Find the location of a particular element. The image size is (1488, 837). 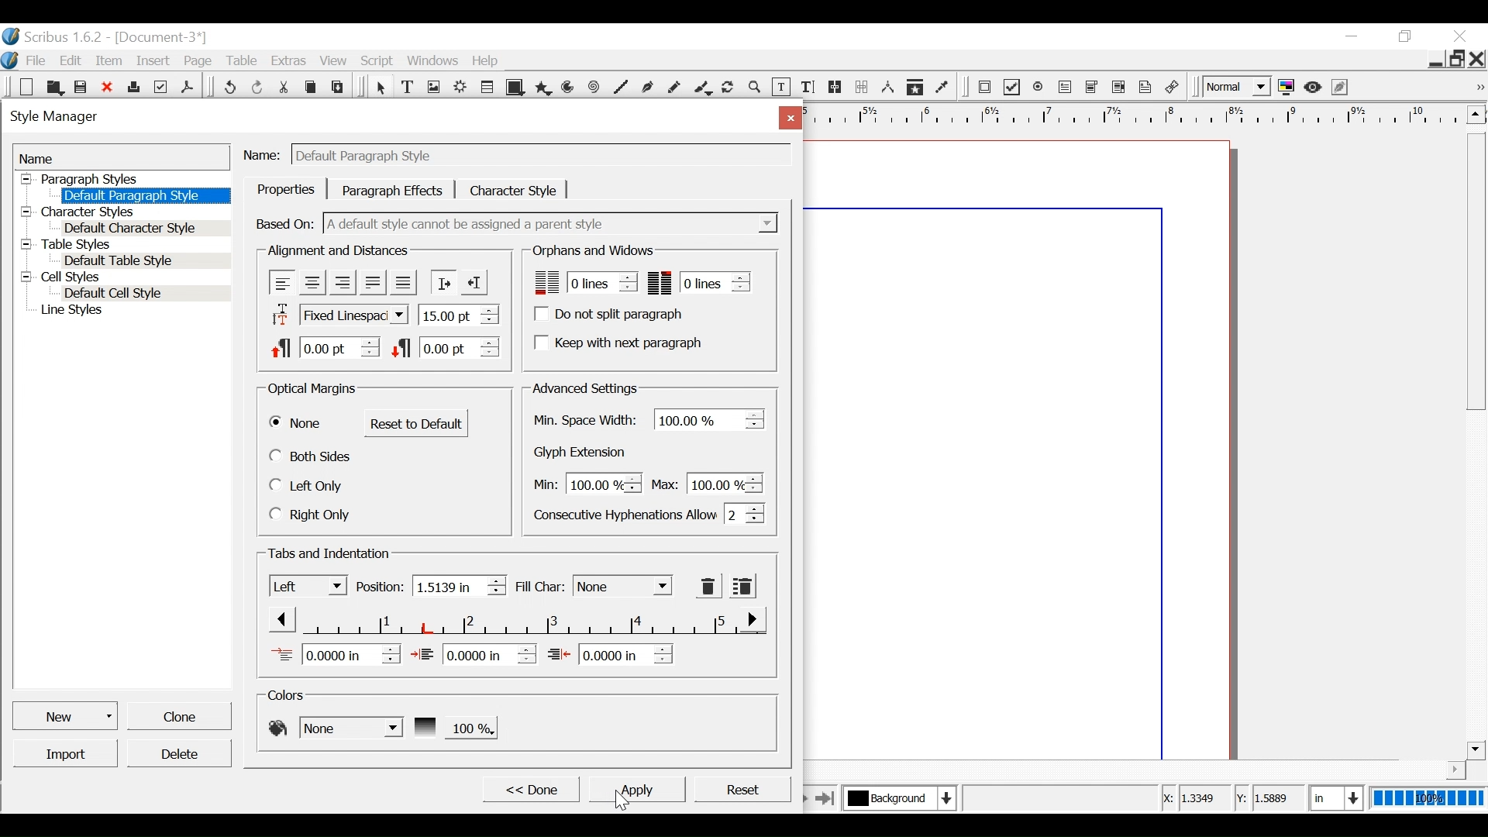

Clone is located at coordinates (177, 715).